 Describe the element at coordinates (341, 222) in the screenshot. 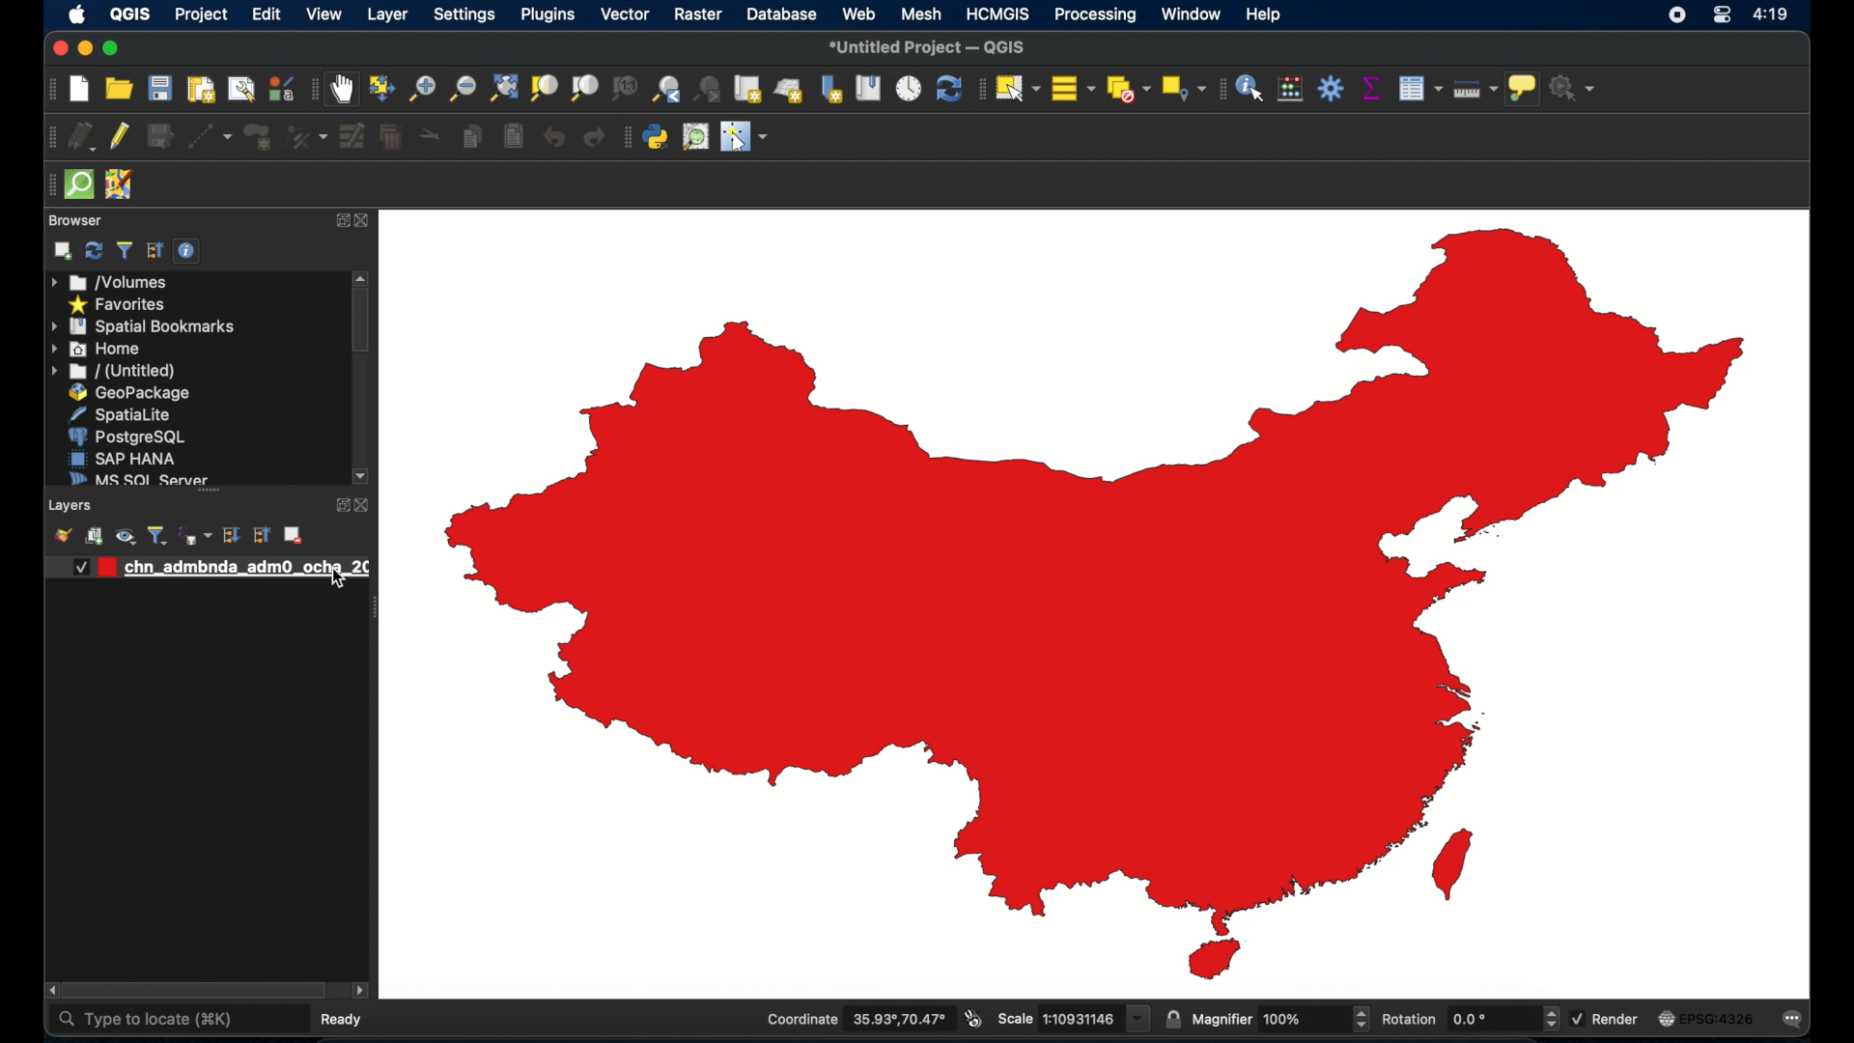

I see `expand` at that location.